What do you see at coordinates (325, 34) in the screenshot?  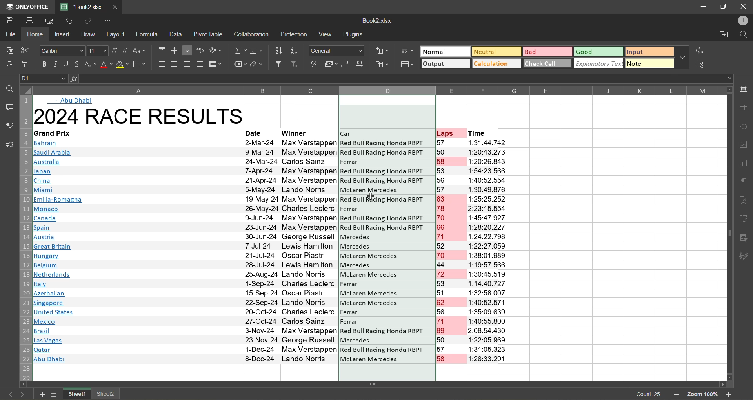 I see `view` at bounding box center [325, 34].